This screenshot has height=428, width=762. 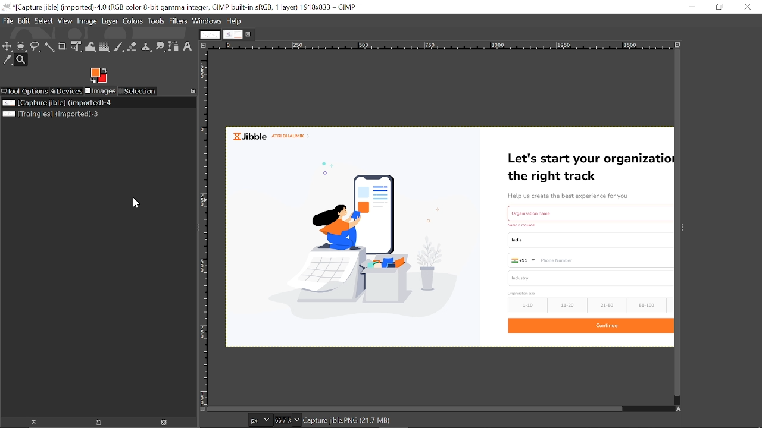 I want to click on Help, so click(x=234, y=21).